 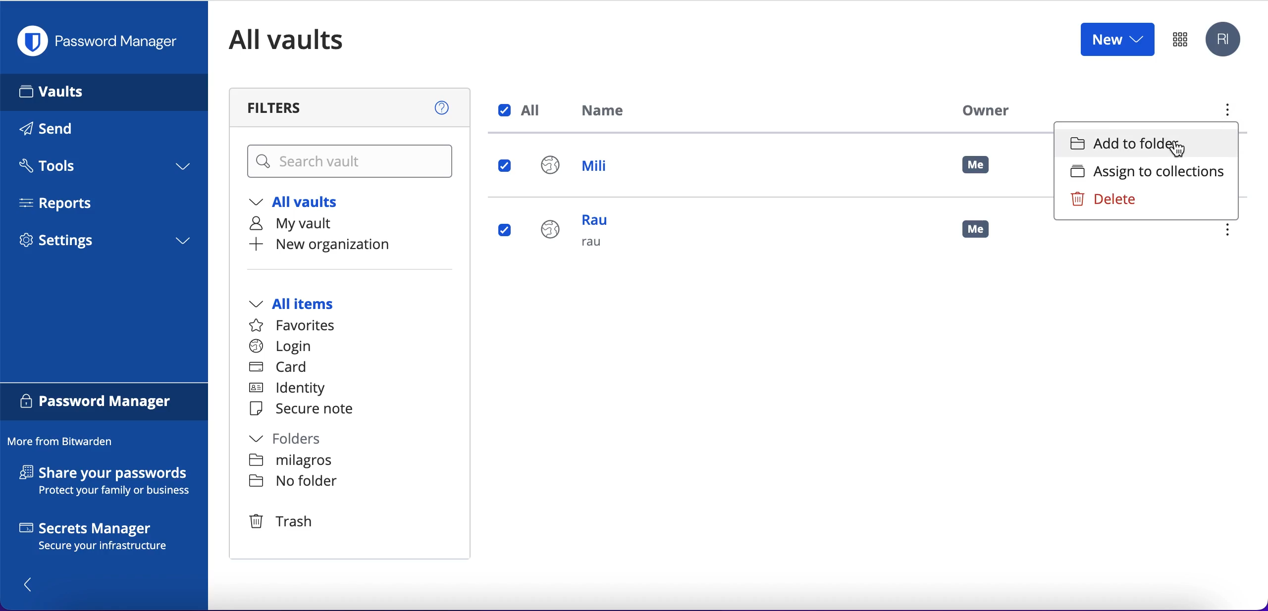 What do you see at coordinates (280, 368) in the screenshot?
I see `card` at bounding box center [280, 368].